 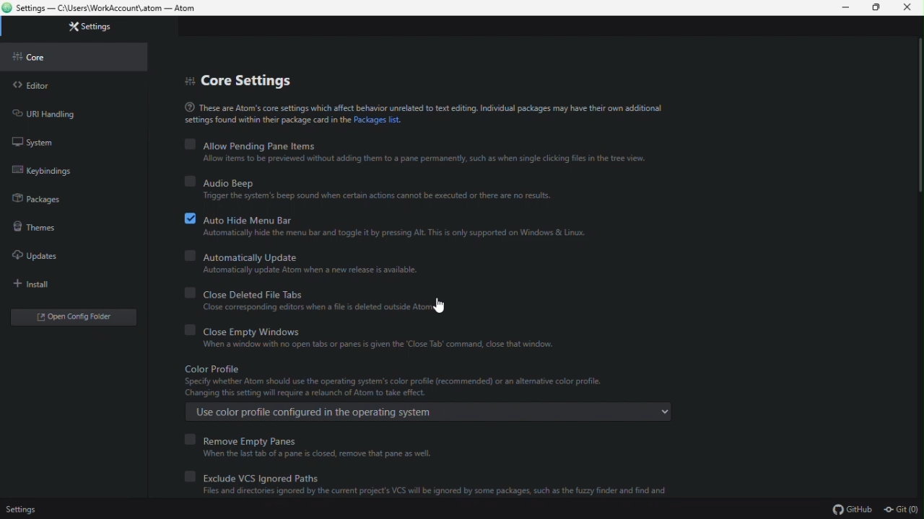 What do you see at coordinates (440, 303) in the screenshot?
I see `cursor` at bounding box center [440, 303].